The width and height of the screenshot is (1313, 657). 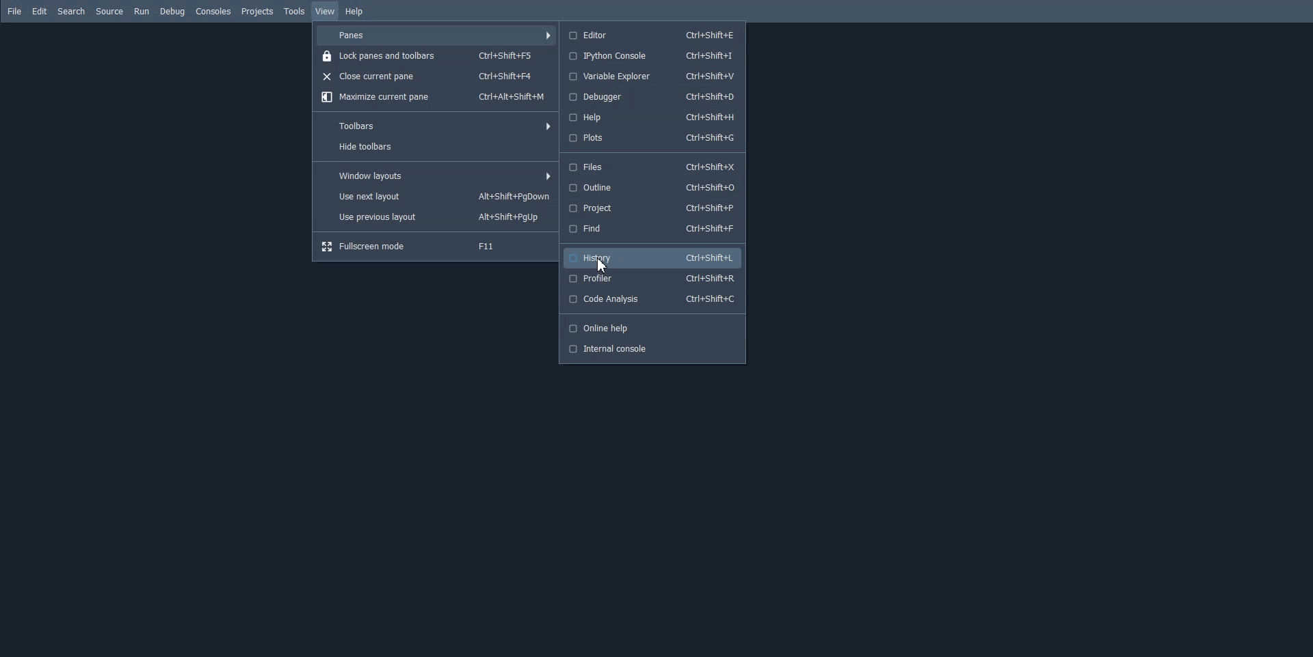 What do you see at coordinates (652, 34) in the screenshot?
I see `Editor` at bounding box center [652, 34].